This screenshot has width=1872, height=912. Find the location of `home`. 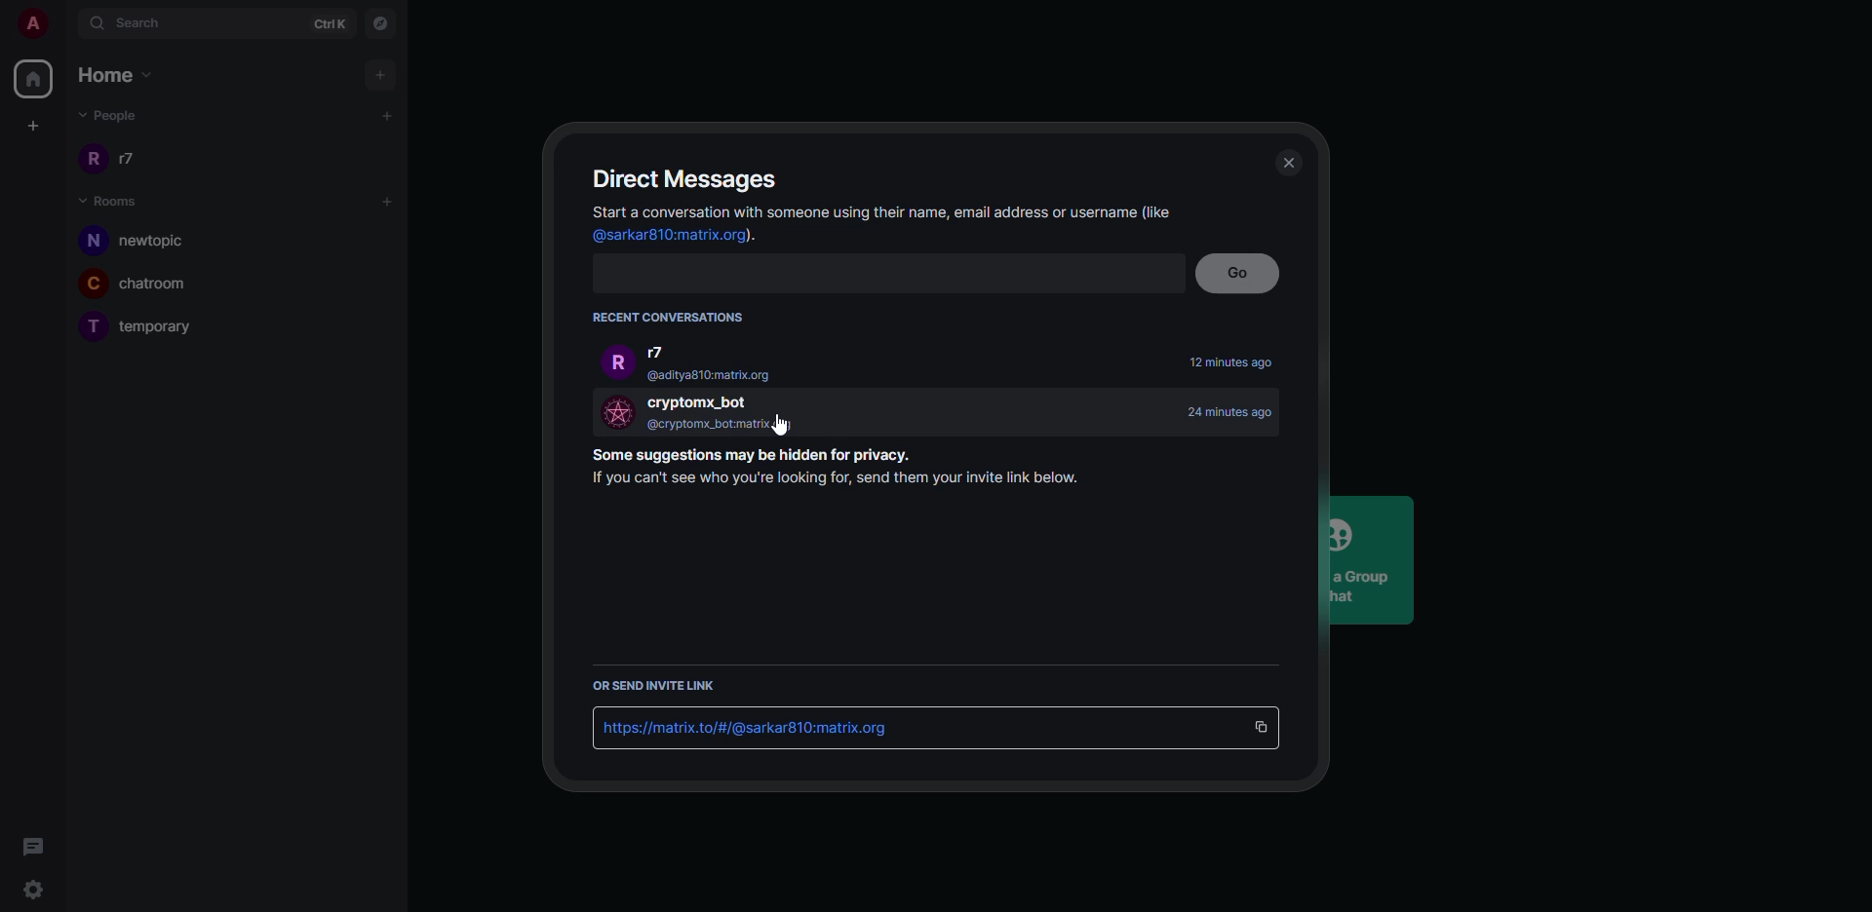

home is located at coordinates (33, 80).